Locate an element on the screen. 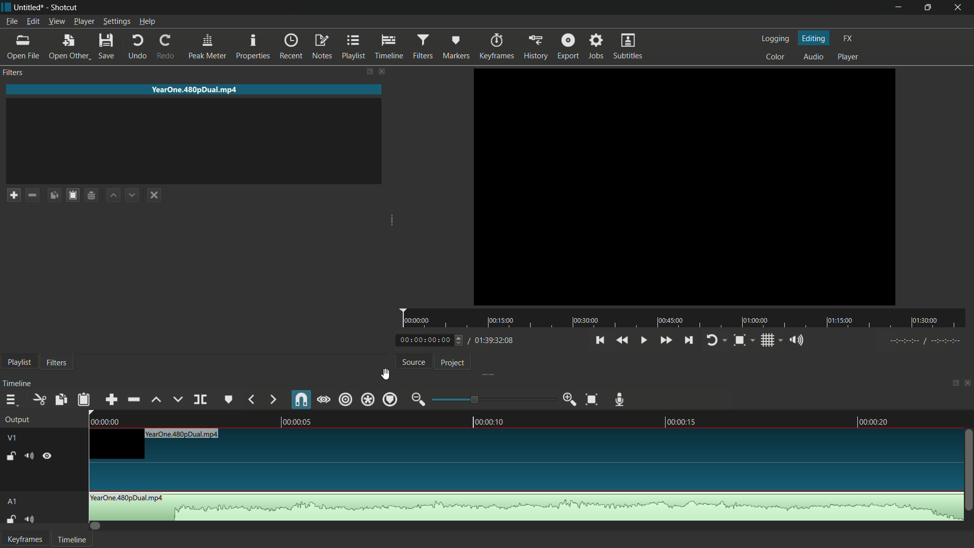 The image size is (974, 548). v1 is located at coordinates (13, 438).